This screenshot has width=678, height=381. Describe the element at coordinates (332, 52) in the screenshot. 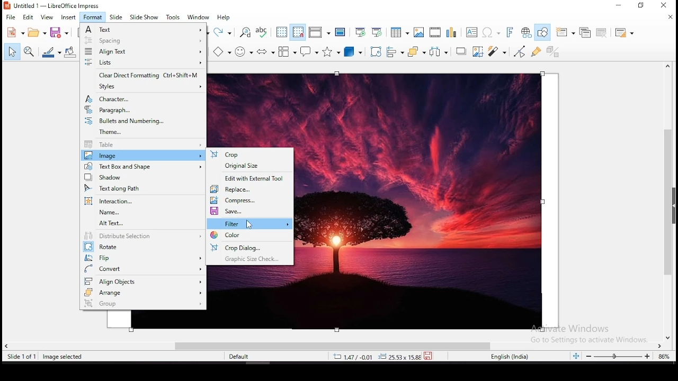

I see `stars and banners` at that location.